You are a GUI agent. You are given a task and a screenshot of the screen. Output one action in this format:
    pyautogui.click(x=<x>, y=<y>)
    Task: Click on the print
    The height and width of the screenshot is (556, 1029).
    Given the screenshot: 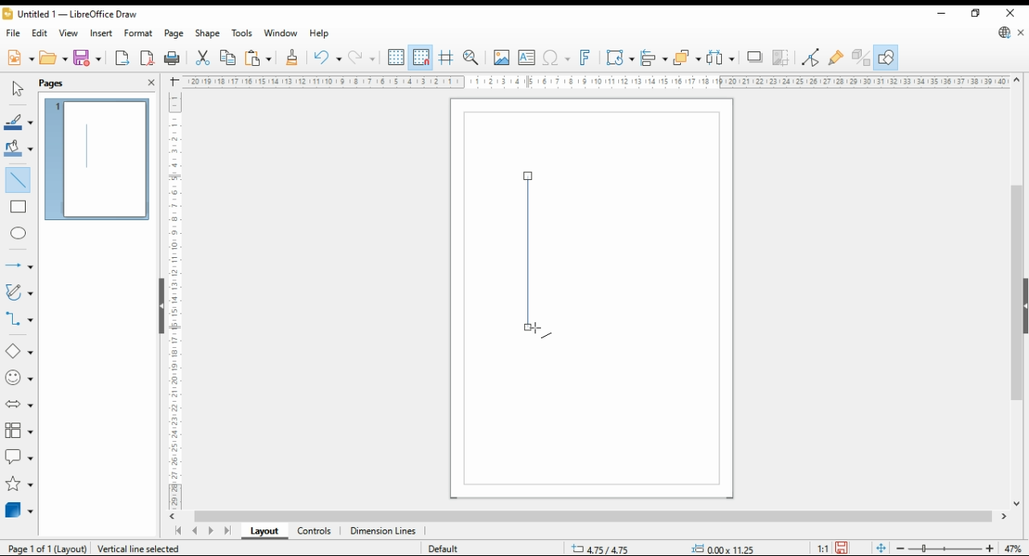 What is the action you would take?
    pyautogui.click(x=172, y=59)
    